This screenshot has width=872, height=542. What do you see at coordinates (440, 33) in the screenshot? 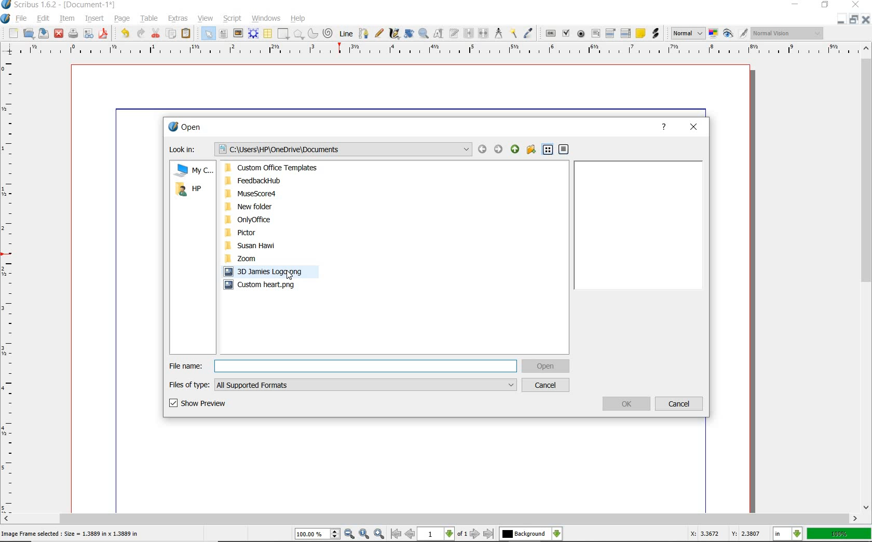
I see `edit contents of frame` at bounding box center [440, 33].